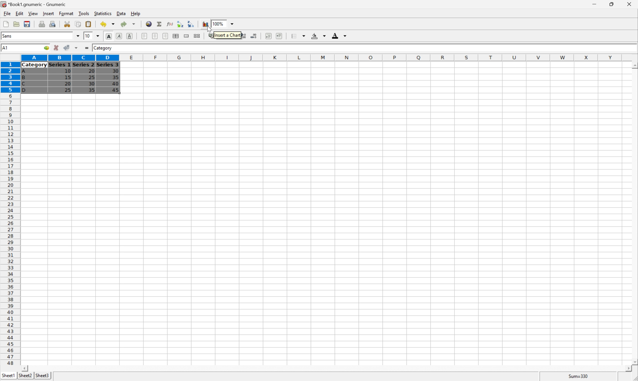  I want to click on C, so click(24, 84).